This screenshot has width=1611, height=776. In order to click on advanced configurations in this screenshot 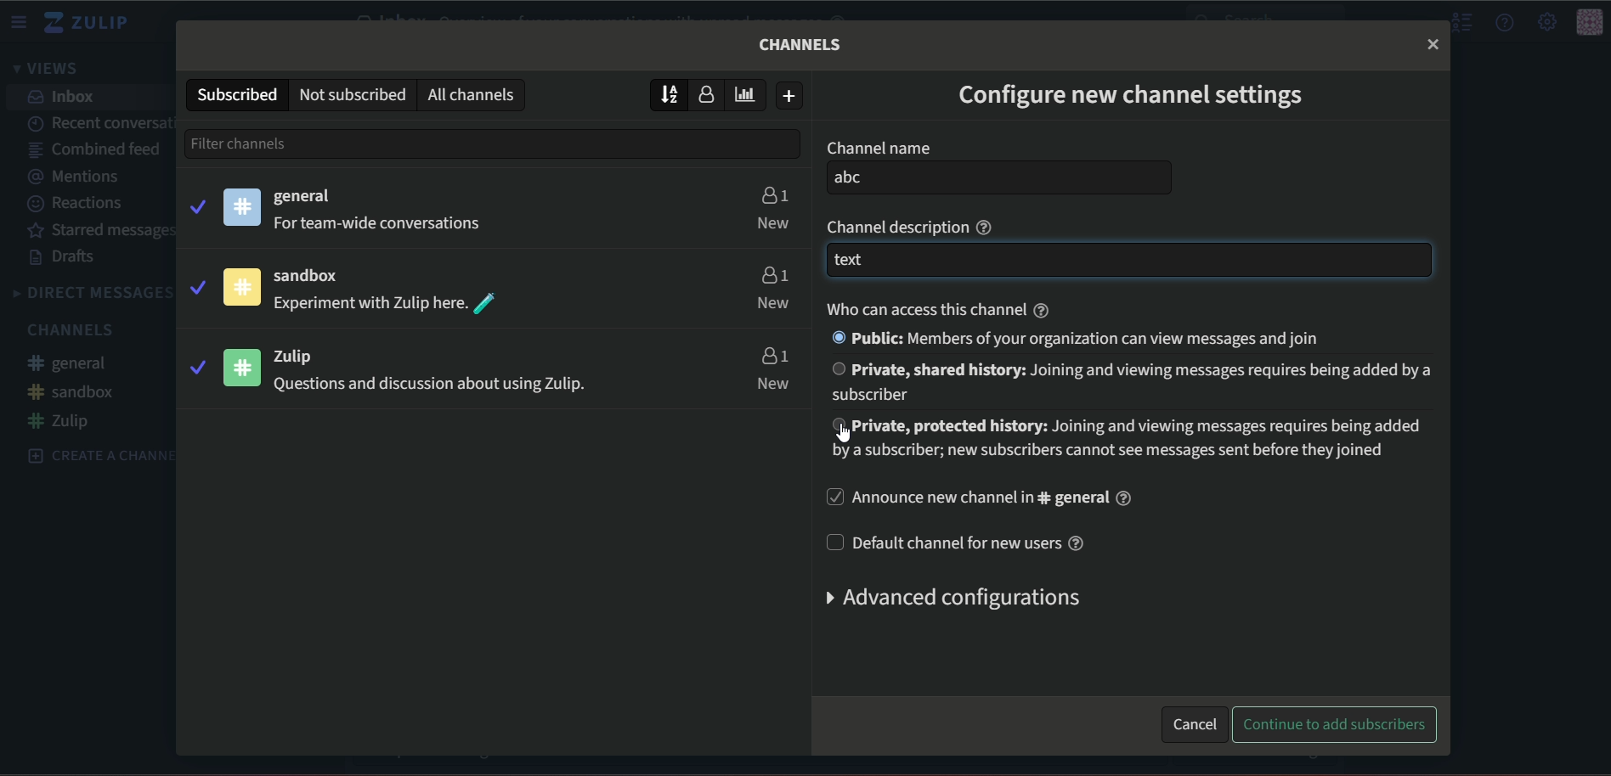, I will do `click(948, 598)`.